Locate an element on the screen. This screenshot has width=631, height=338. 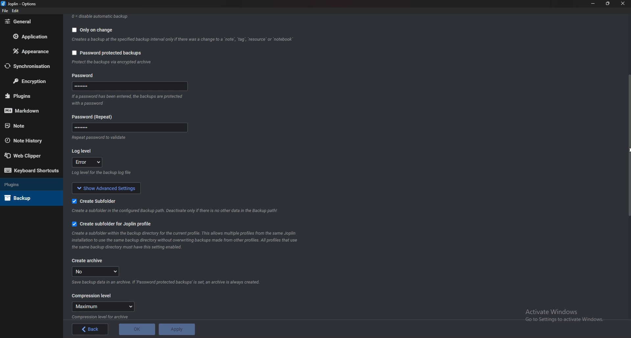
Info on password is located at coordinates (129, 101).